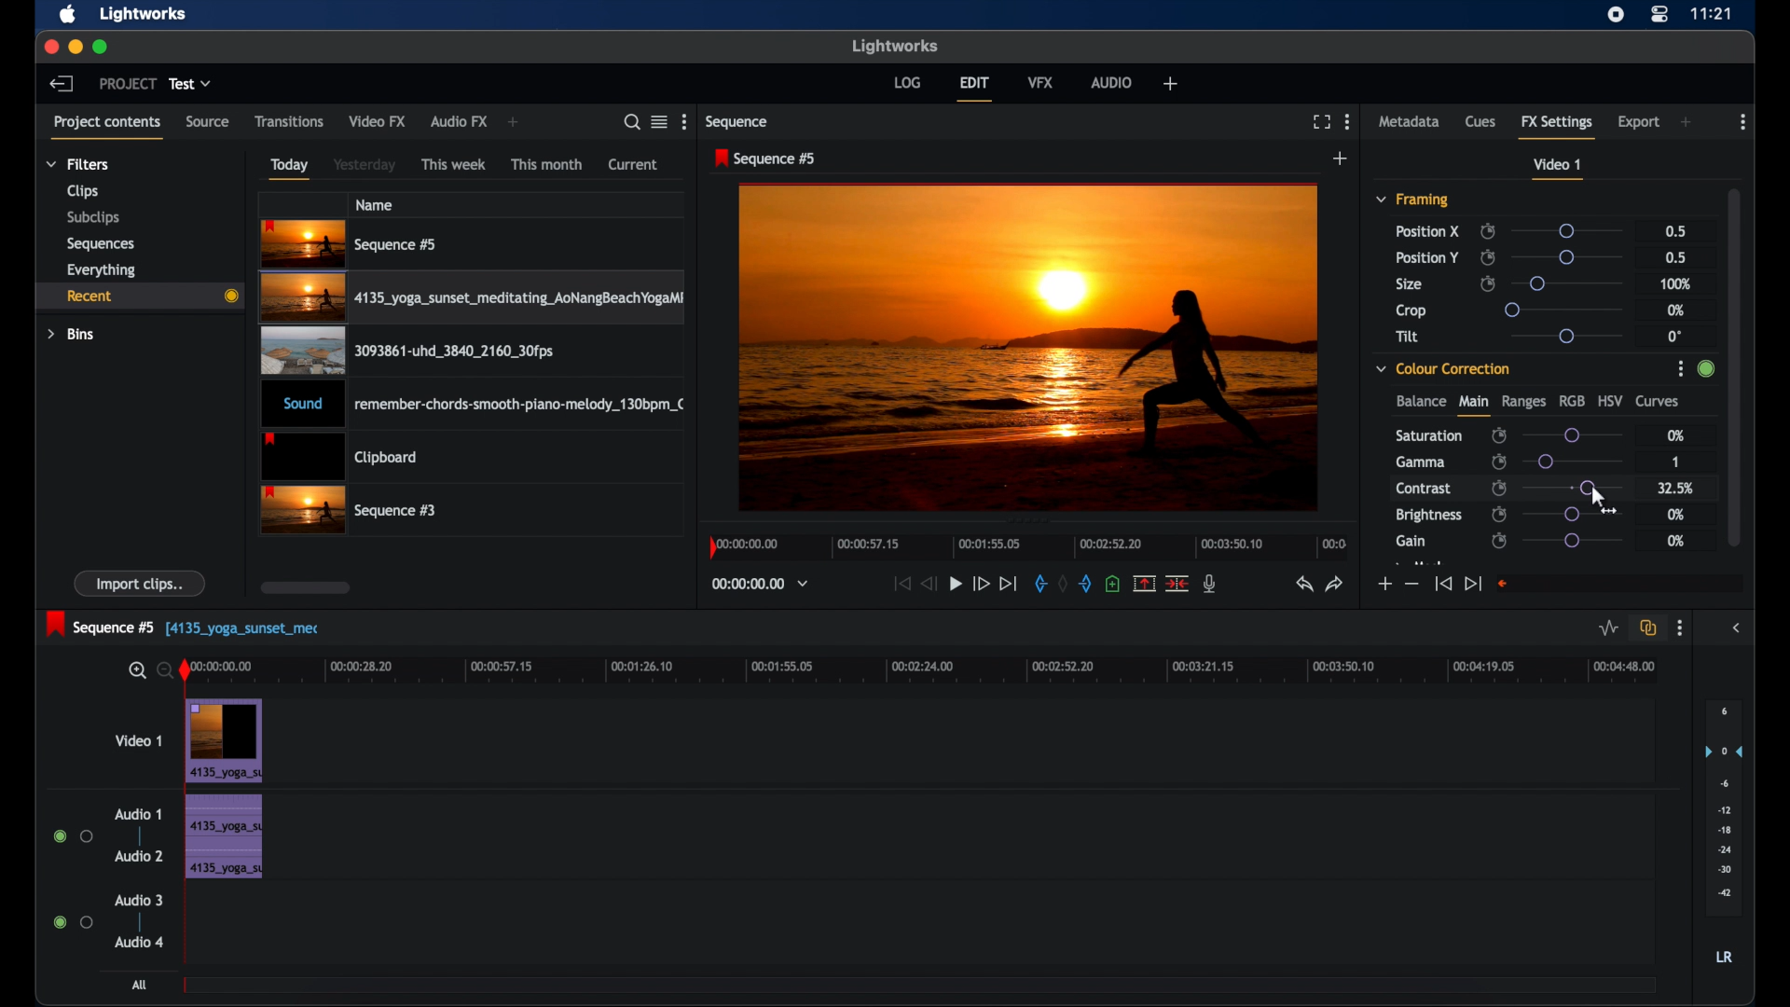 This screenshot has width=1790, height=1007. Describe the element at coordinates (49, 46) in the screenshot. I see `close` at that location.